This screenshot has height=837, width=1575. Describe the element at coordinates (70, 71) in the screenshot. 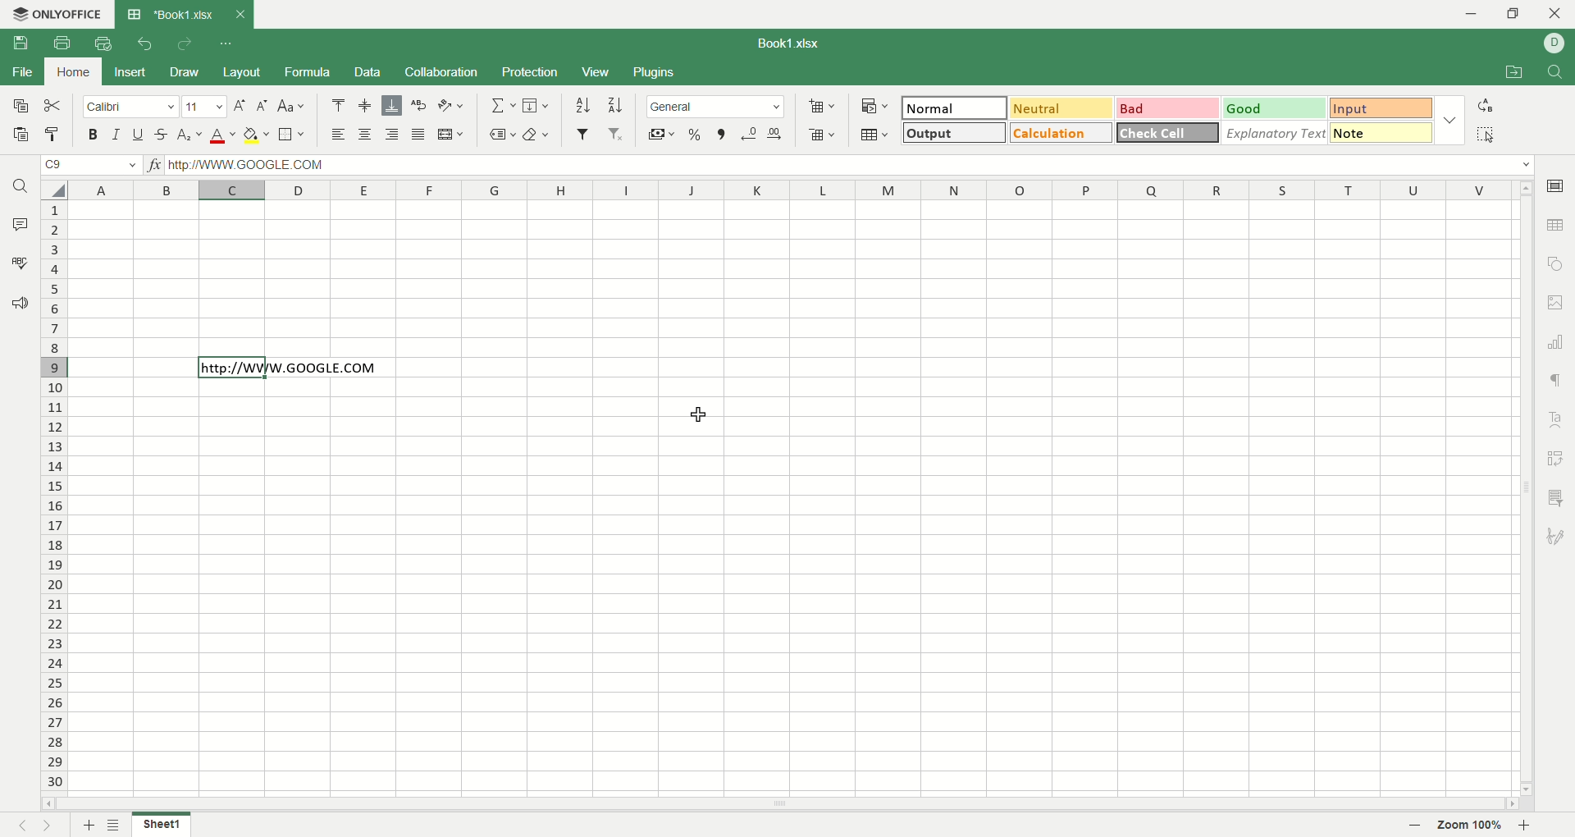

I see `home` at that location.